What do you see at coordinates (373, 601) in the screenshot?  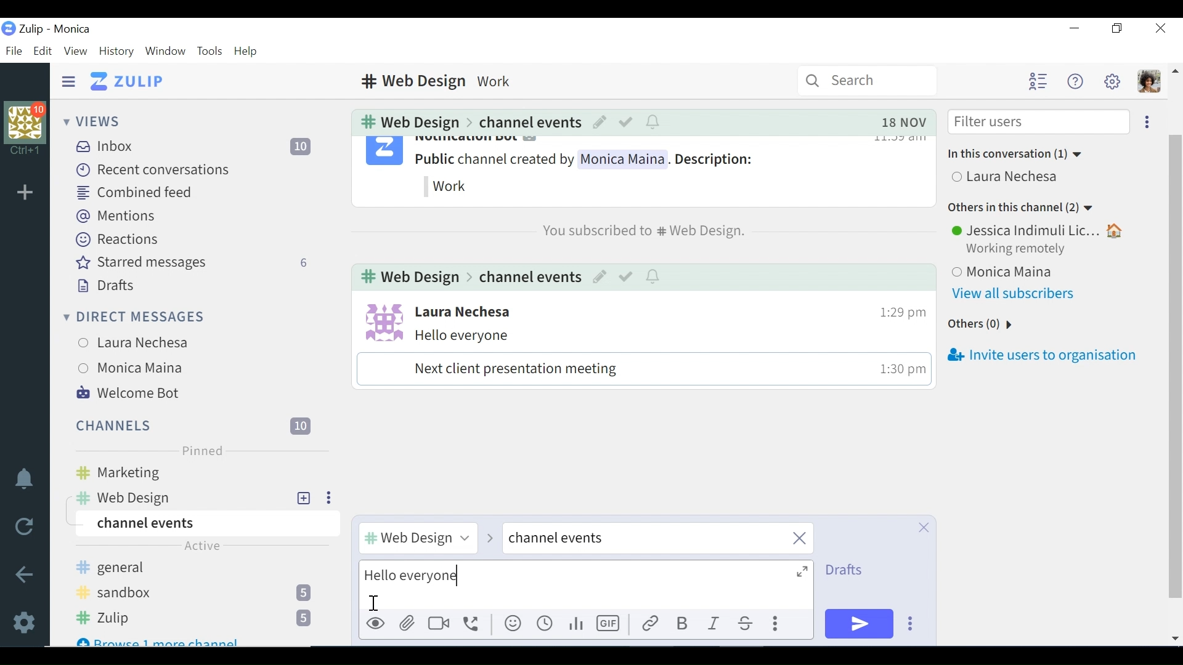 I see `cursor` at bounding box center [373, 601].